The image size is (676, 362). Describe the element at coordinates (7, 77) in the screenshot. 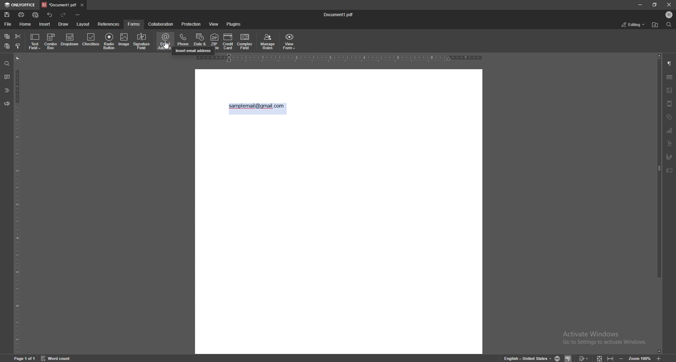

I see `comments` at that location.